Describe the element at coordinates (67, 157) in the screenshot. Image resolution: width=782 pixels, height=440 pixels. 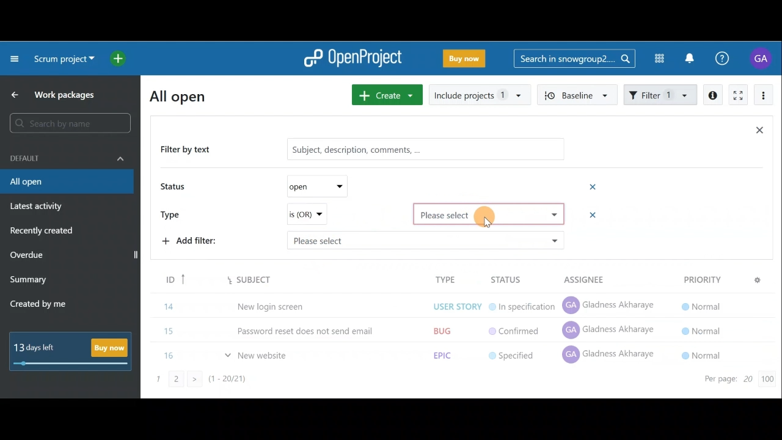
I see `Default` at that location.